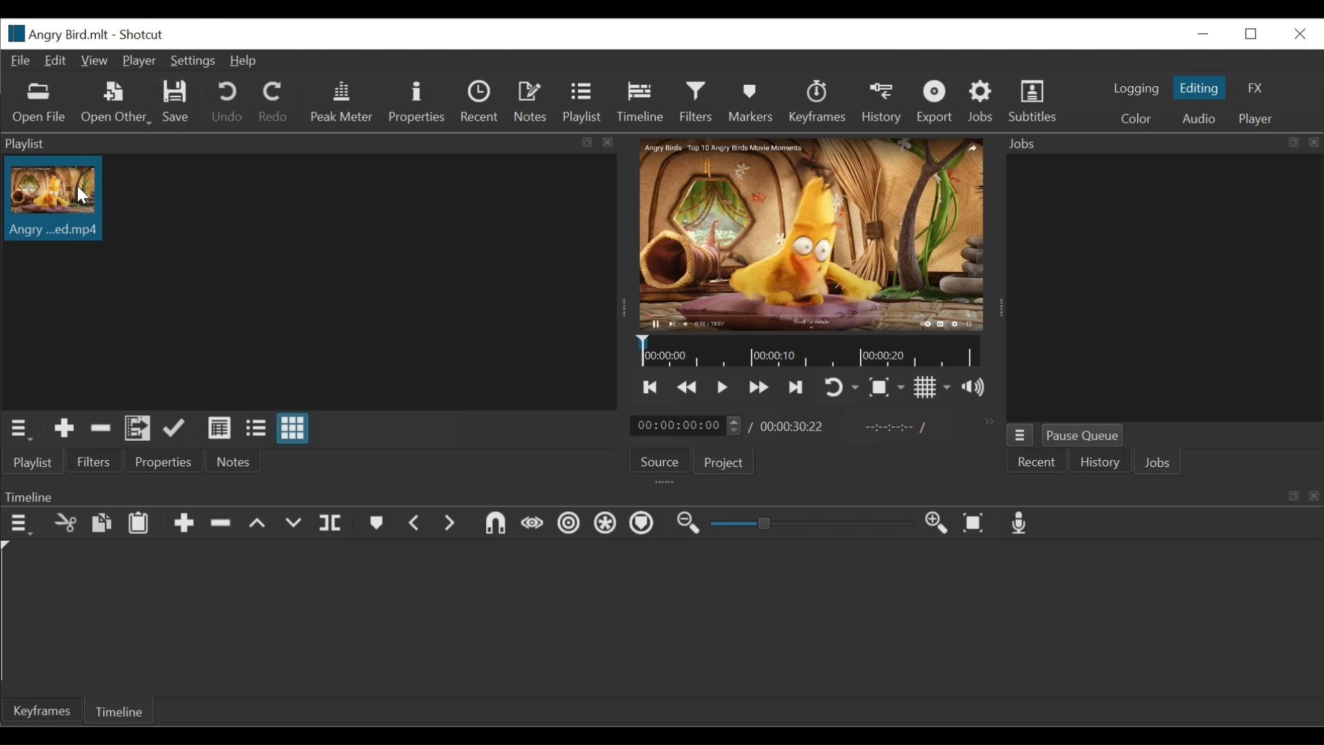 This screenshot has width=1324, height=745. What do you see at coordinates (796, 388) in the screenshot?
I see `Skip to the next point` at bounding box center [796, 388].